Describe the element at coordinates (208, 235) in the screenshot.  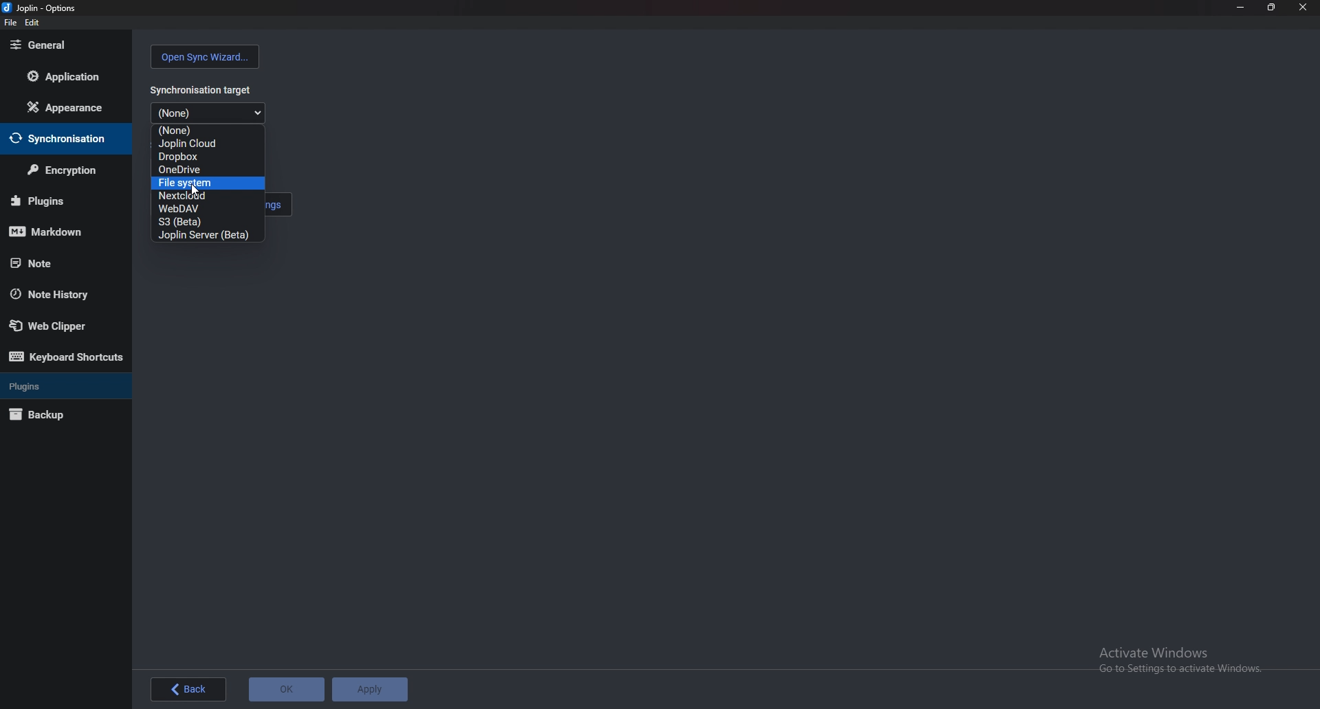
I see `joplin server` at that location.